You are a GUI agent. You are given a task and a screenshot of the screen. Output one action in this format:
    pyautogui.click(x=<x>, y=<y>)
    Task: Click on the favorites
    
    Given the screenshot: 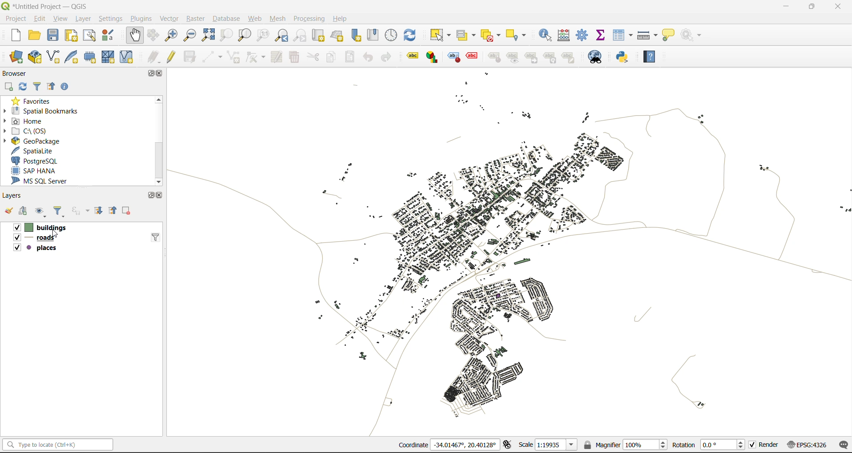 What is the action you would take?
    pyautogui.click(x=36, y=101)
    